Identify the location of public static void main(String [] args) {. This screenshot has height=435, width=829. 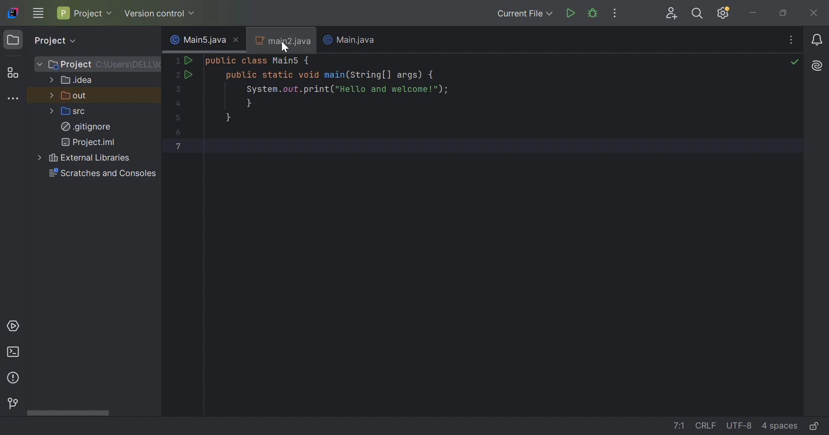
(331, 74).